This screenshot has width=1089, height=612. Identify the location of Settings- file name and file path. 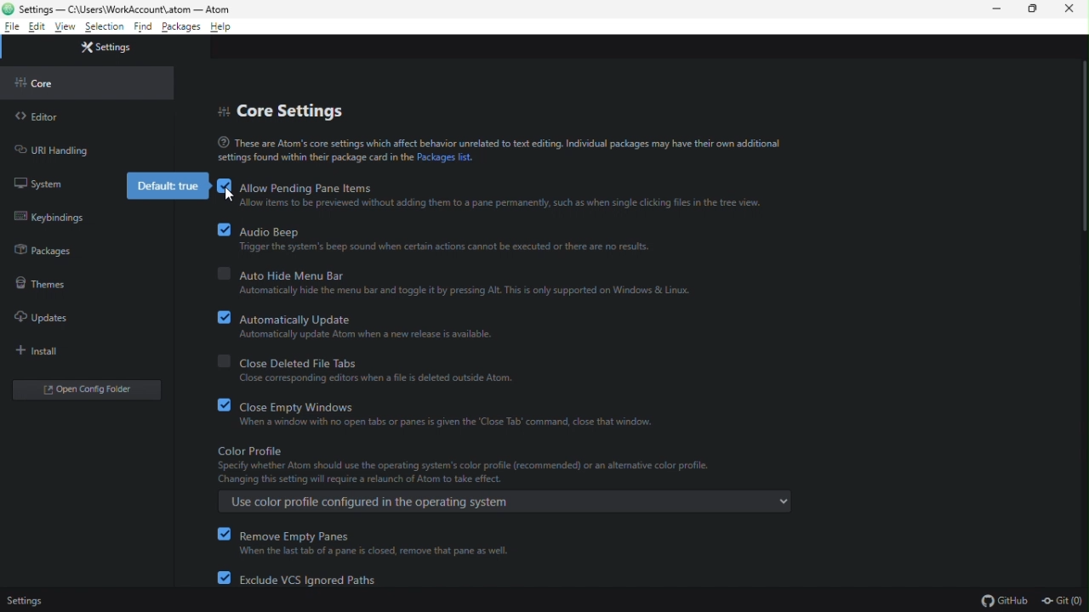
(123, 8).